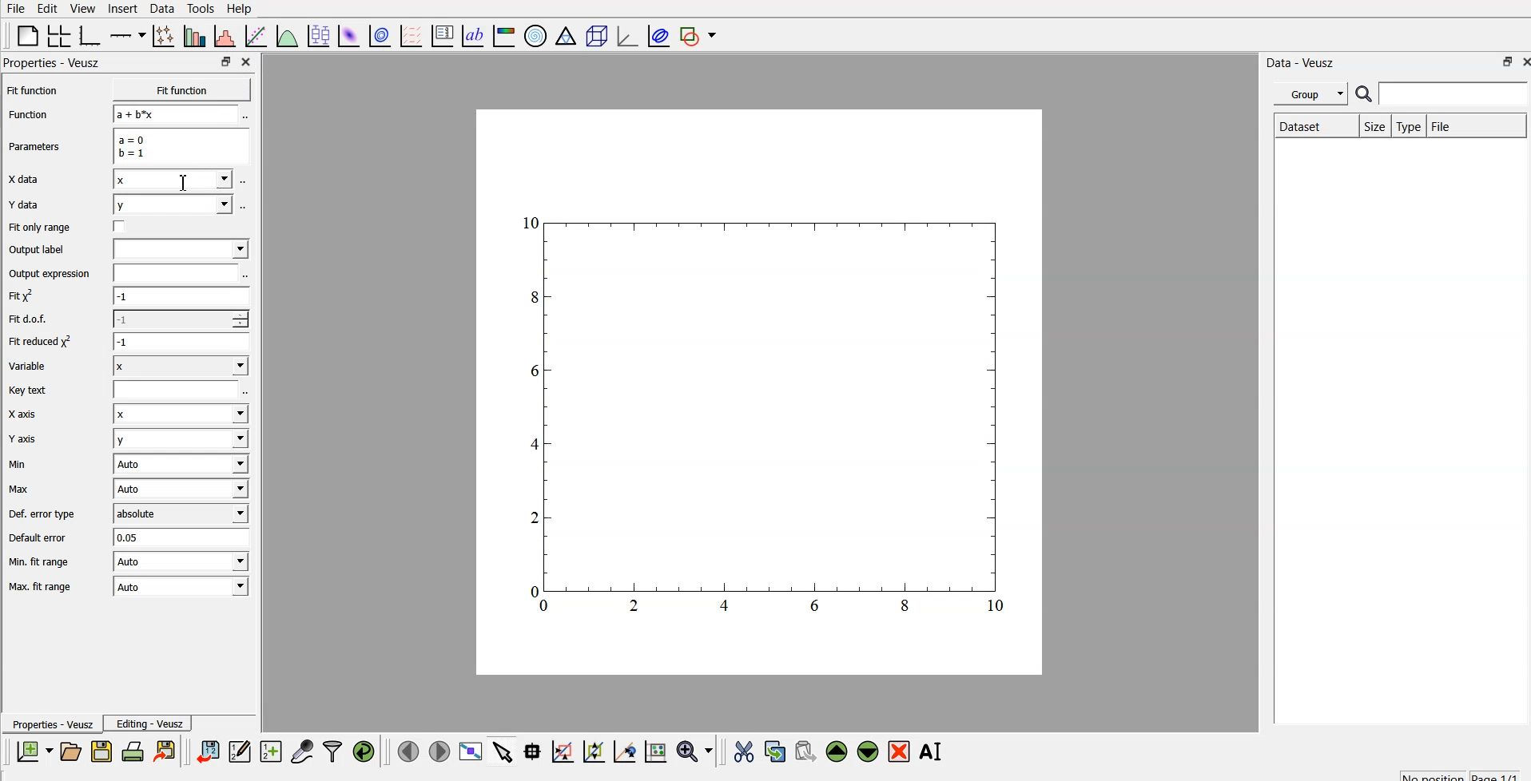 The height and width of the screenshot is (781, 1531). What do you see at coordinates (41, 588) in the screenshot?
I see `Max. fit range` at bounding box center [41, 588].